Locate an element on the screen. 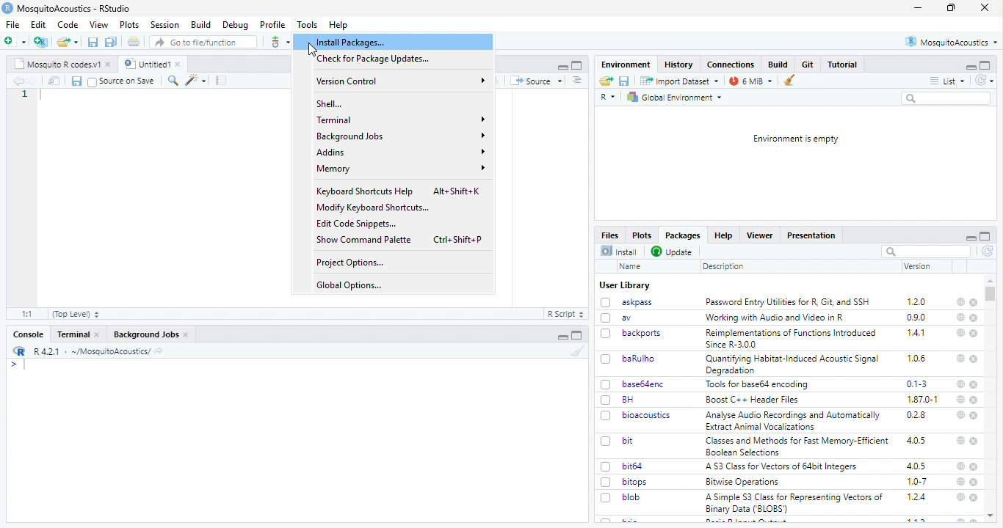  bioacoustics is located at coordinates (648, 416).